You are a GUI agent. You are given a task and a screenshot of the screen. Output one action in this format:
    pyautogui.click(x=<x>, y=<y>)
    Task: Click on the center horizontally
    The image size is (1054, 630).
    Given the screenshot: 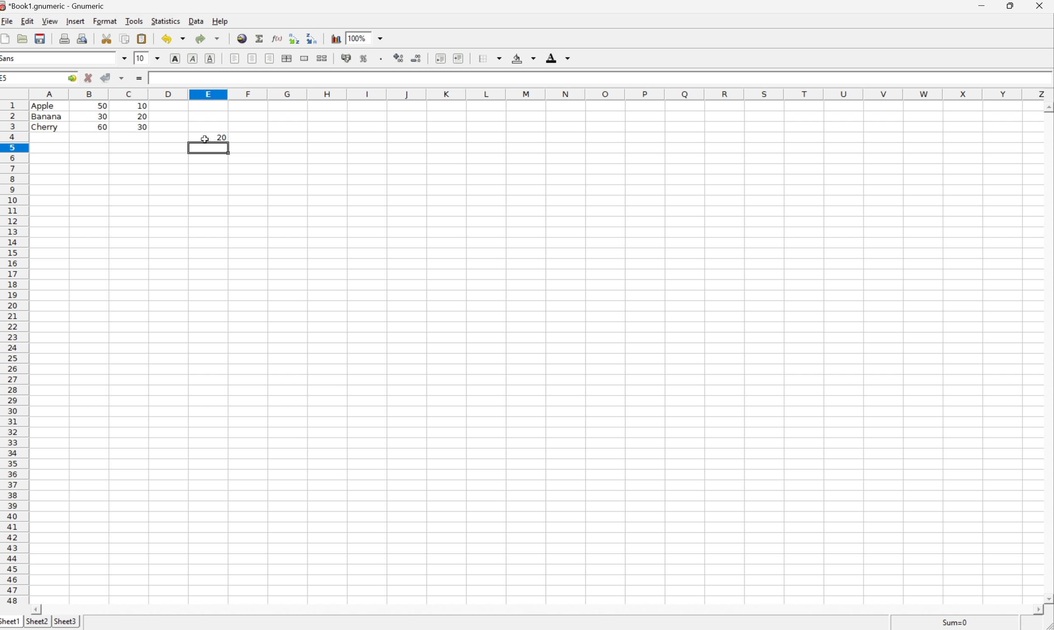 What is the action you would take?
    pyautogui.click(x=252, y=58)
    